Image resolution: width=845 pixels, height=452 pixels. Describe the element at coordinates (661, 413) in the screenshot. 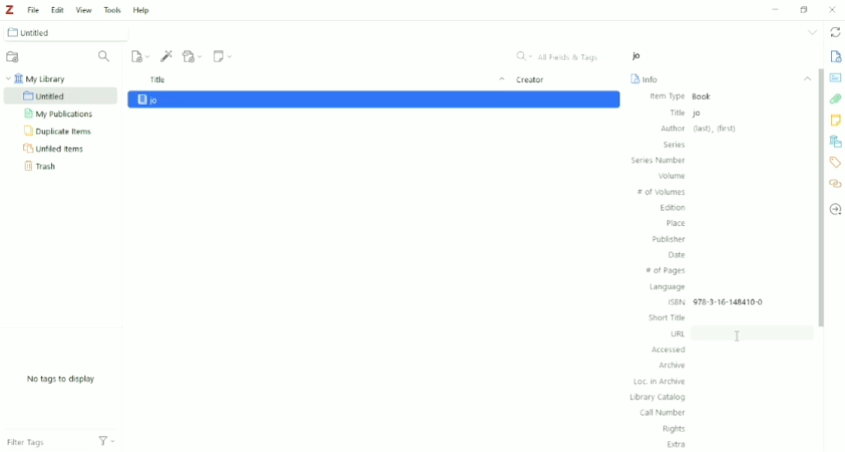

I see `Call Number` at that location.